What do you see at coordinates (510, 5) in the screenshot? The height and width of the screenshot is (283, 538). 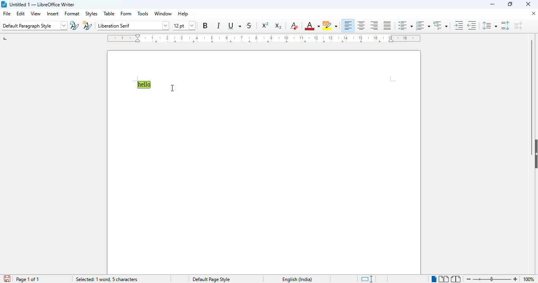 I see `maximize` at bounding box center [510, 5].